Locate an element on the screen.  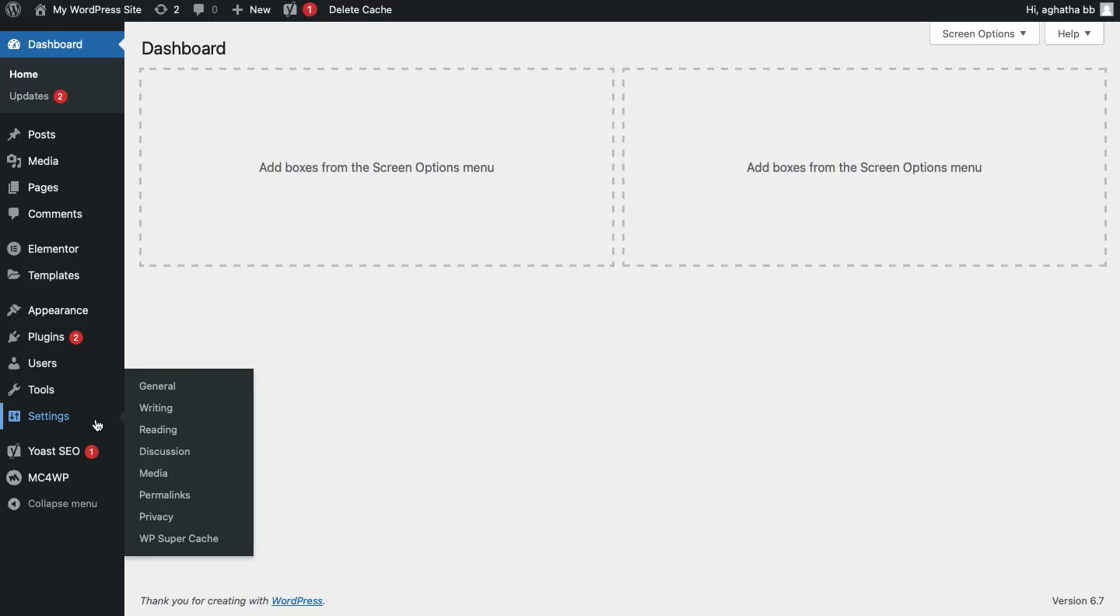
New is located at coordinates (251, 9).